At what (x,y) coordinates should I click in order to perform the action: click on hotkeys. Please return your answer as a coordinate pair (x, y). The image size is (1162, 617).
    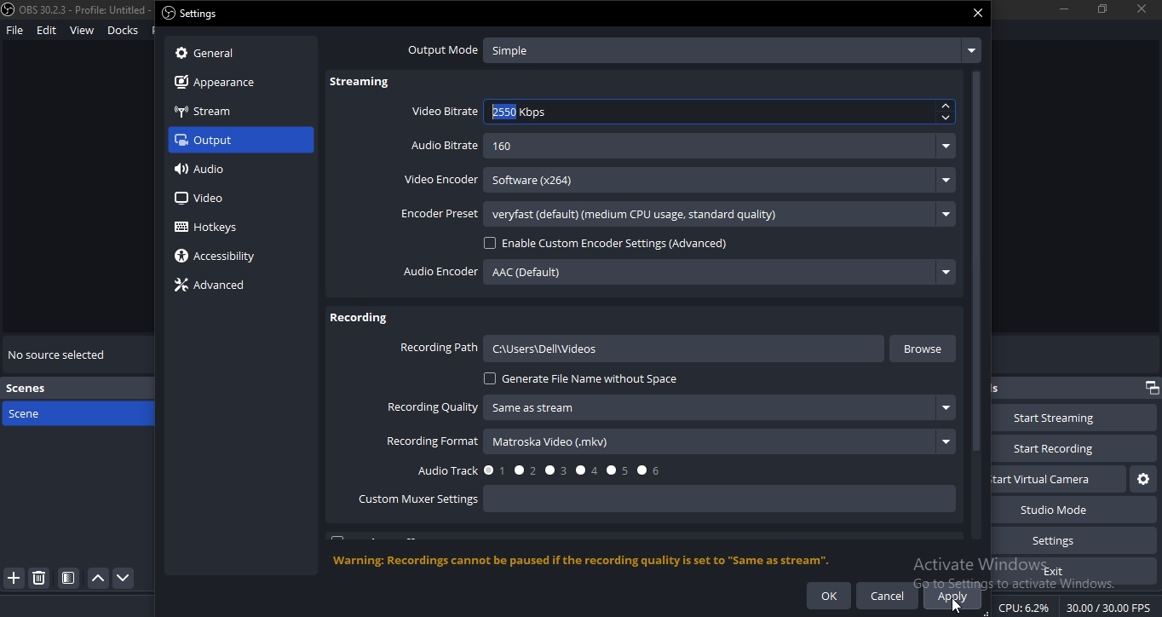
    Looking at the image, I should click on (216, 228).